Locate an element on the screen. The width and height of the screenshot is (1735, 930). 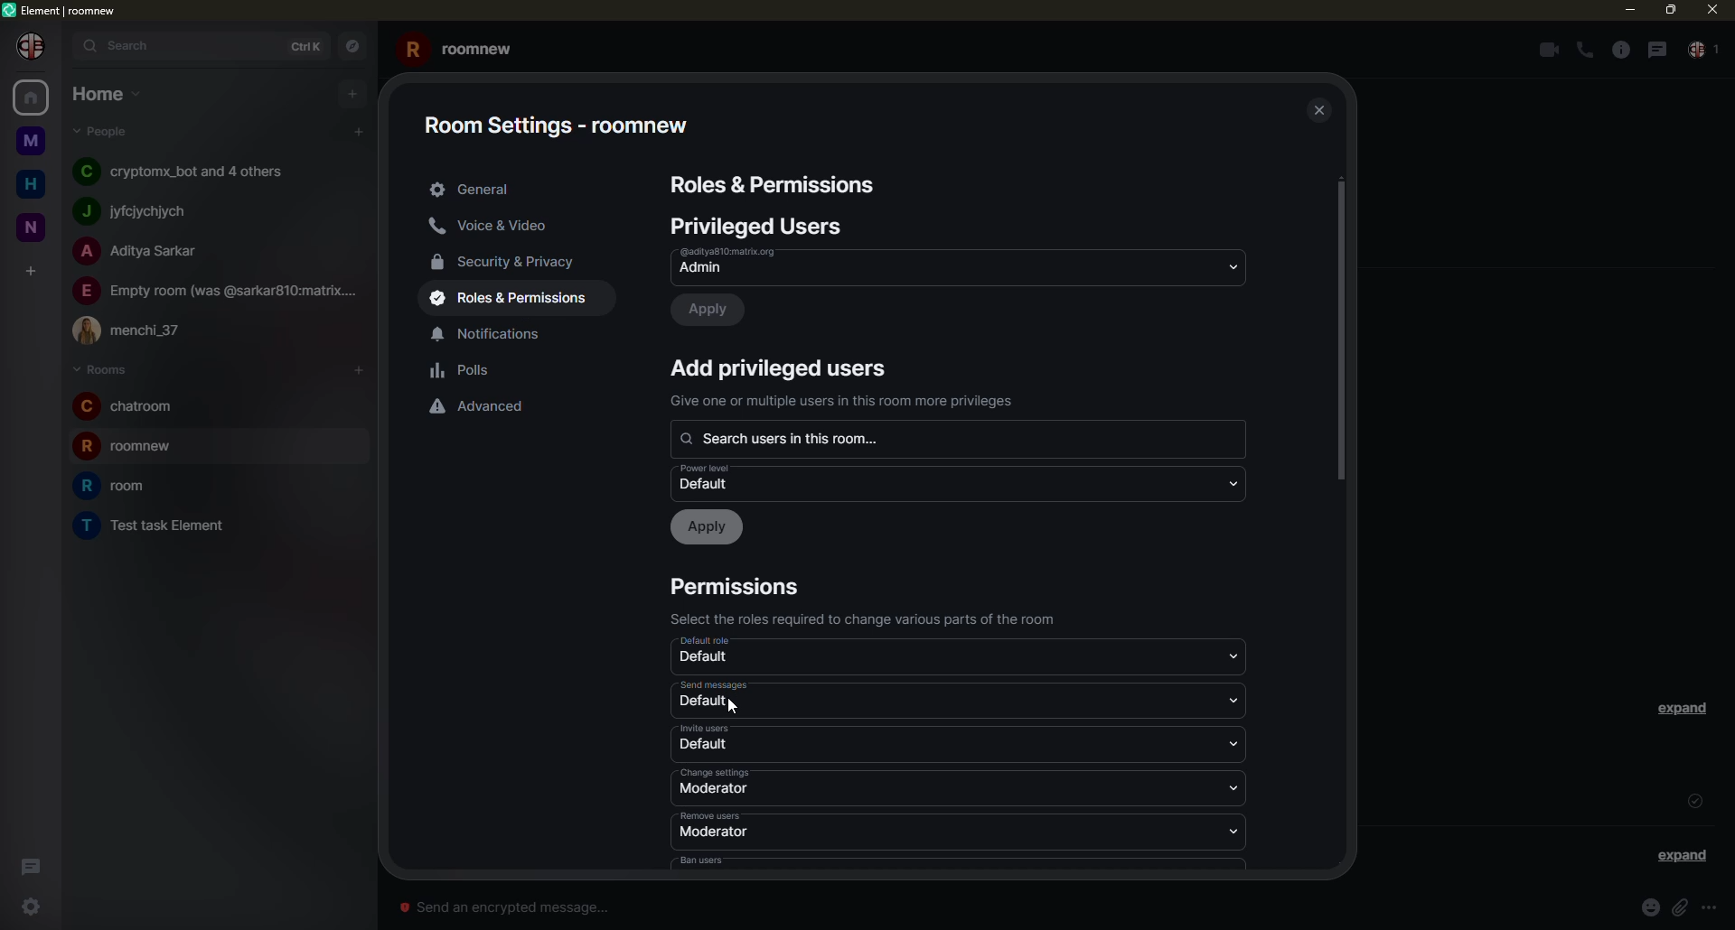
search is located at coordinates (793, 438).